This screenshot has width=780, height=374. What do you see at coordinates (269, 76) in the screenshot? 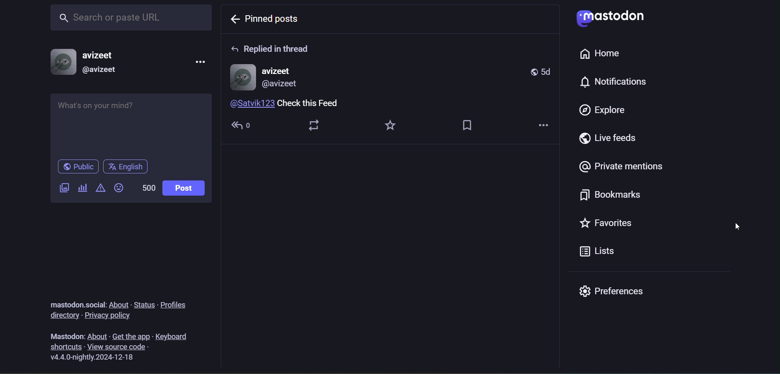
I see `profile information` at bounding box center [269, 76].